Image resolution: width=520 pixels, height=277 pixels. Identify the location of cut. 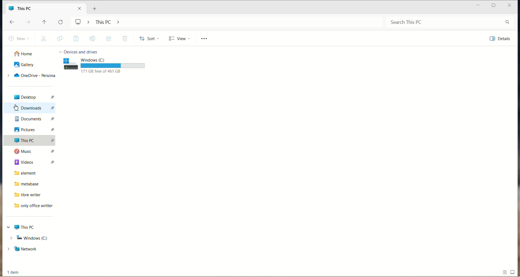
(44, 39).